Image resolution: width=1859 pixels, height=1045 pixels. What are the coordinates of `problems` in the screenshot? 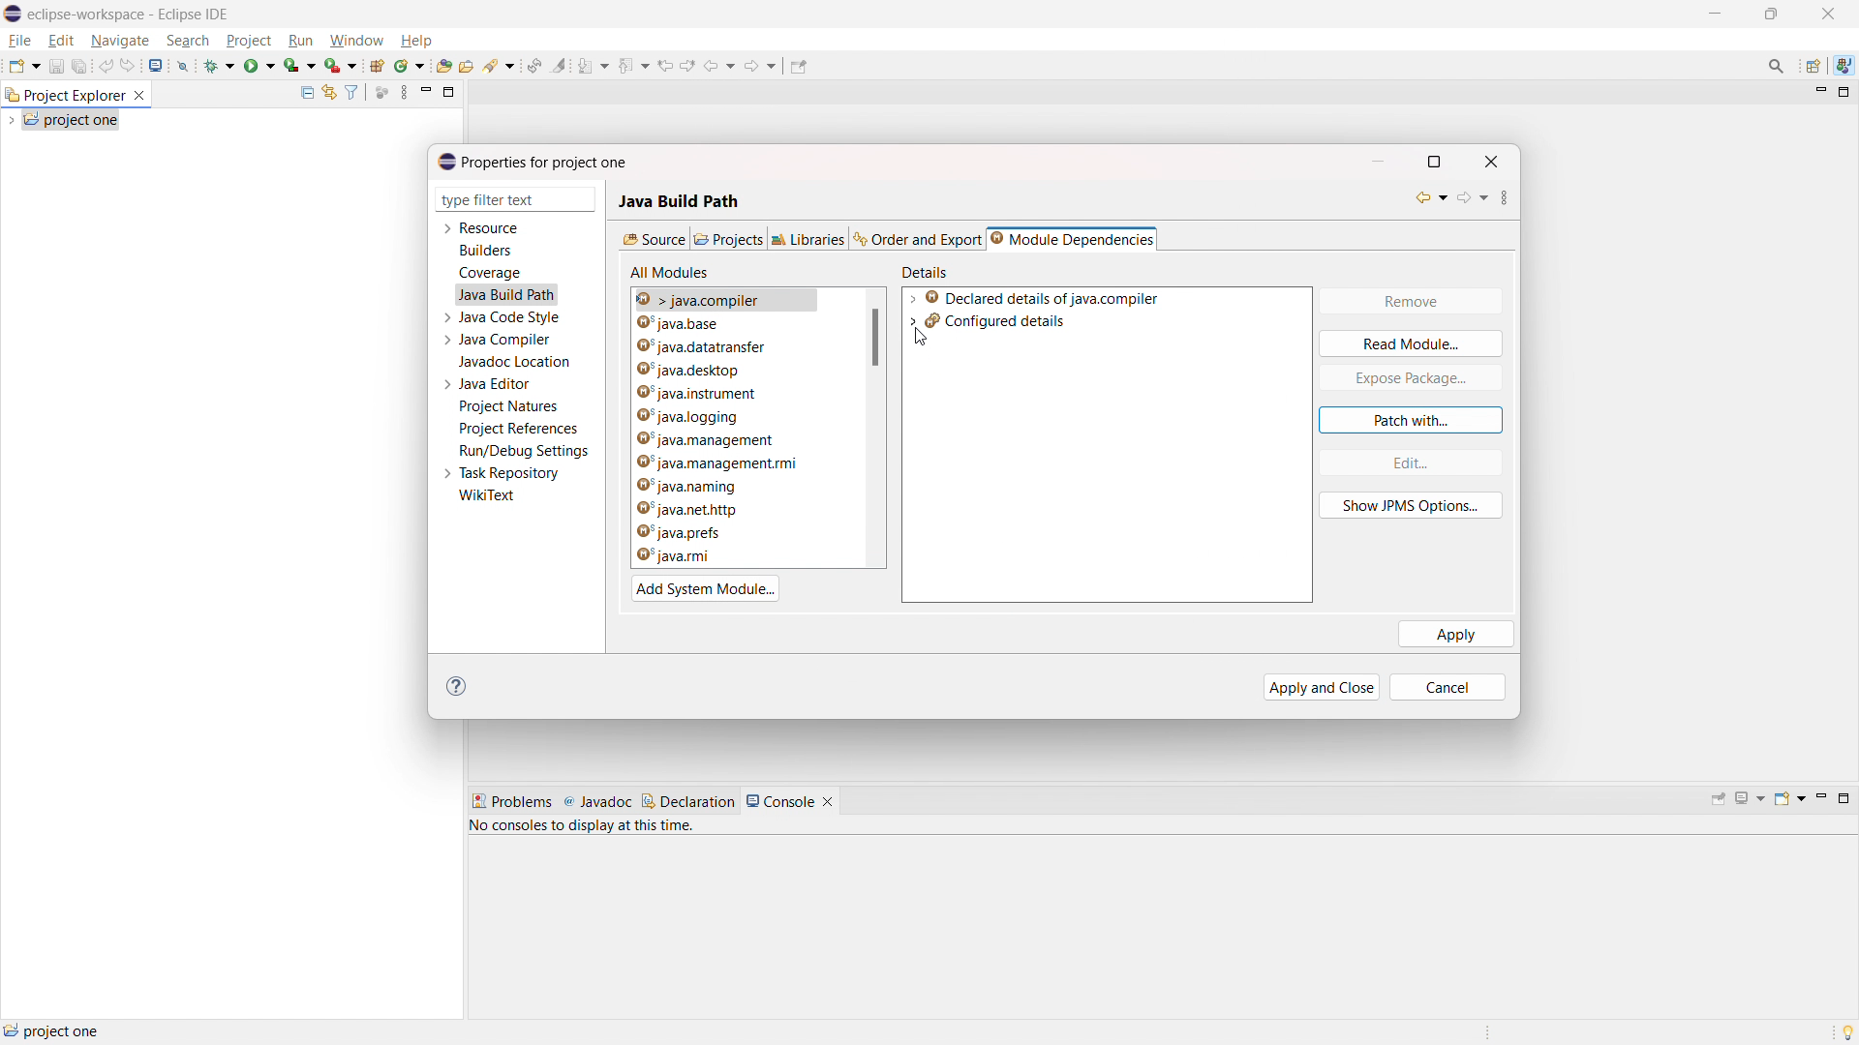 It's located at (511, 802).